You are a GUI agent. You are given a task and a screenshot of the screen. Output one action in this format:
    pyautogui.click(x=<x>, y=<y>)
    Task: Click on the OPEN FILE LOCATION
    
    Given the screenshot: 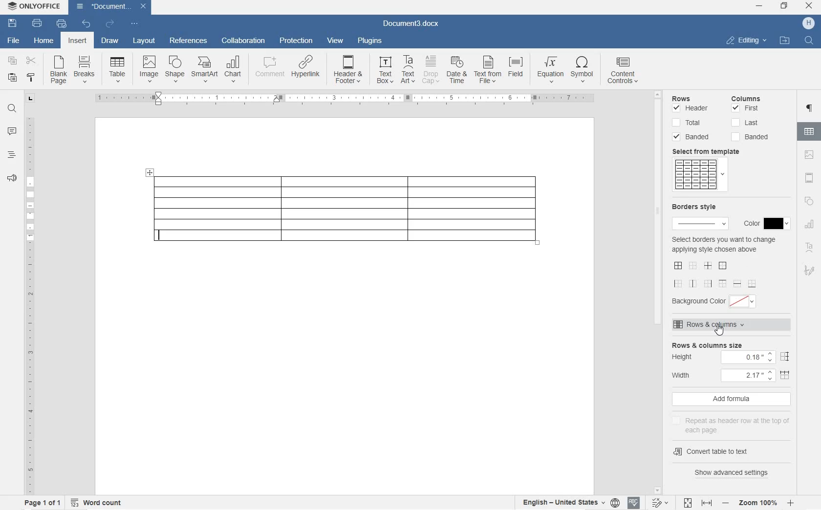 What is the action you would take?
    pyautogui.click(x=783, y=40)
    